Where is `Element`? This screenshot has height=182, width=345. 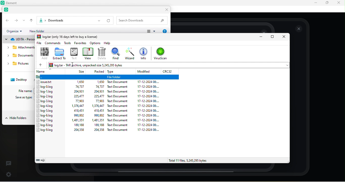
Element is located at coordinates (14, 3).